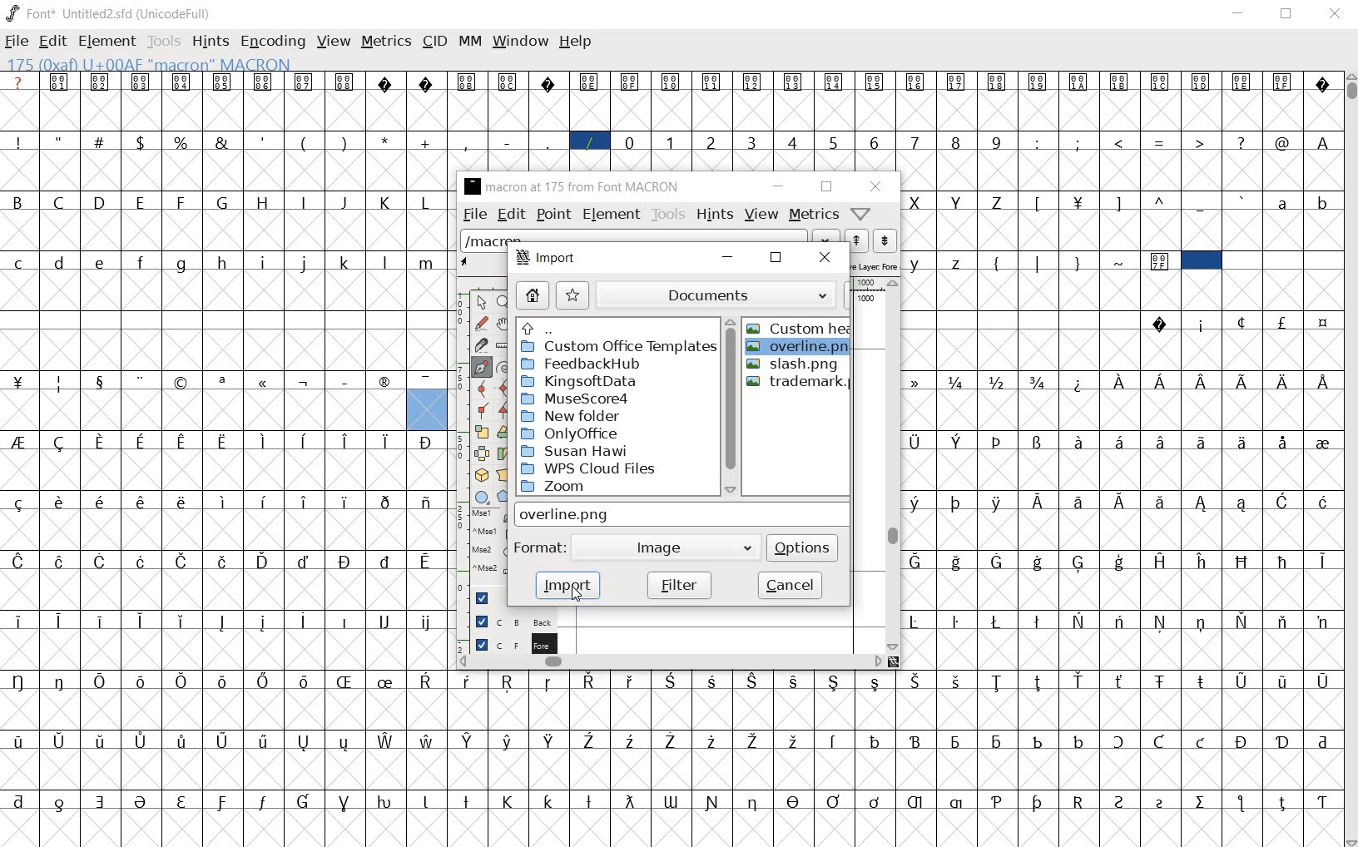 The height and width of the screenshot is (847, 1358). I want to click on Symbol, so click(510, 741).